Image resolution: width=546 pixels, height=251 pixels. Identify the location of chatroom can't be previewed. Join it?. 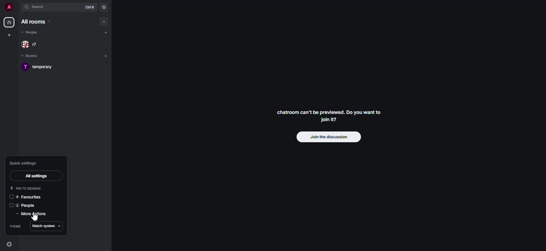
(328, 115).